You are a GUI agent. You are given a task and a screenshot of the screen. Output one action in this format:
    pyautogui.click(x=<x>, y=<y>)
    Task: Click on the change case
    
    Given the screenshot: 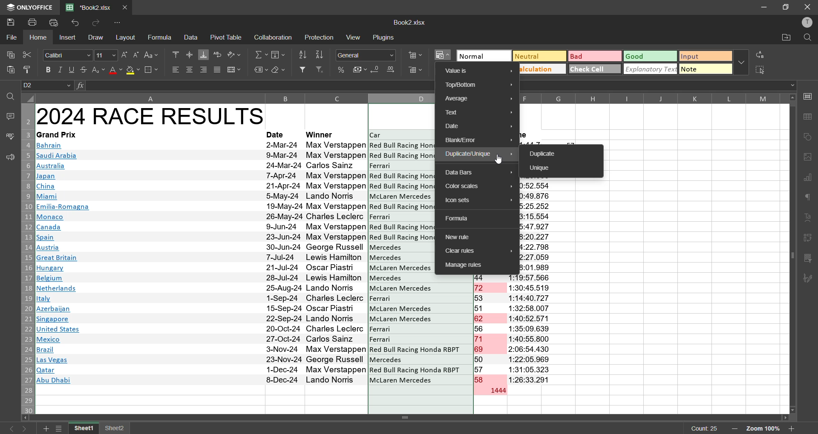 What is the action you would take?
    pyautogui.click(x=153, y=54)
    